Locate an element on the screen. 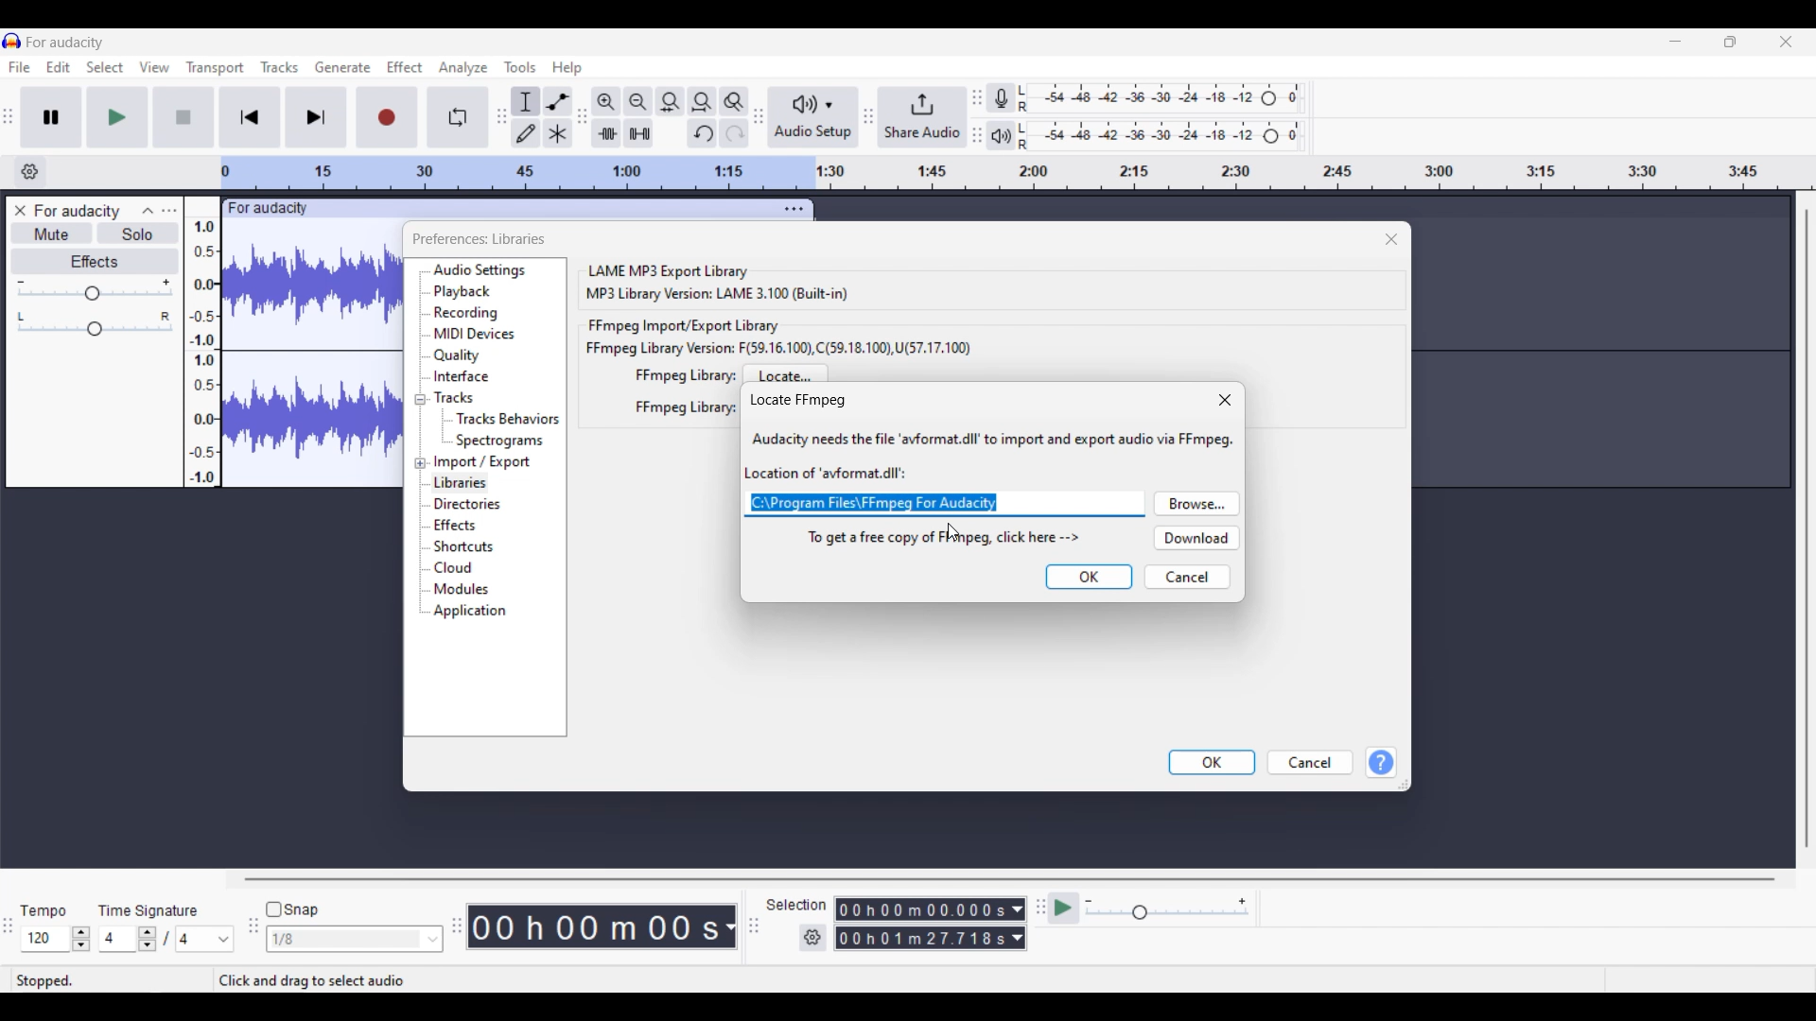 This screenshot has width=1816, height=1021. for audacity is located at coordinates (270, 209).